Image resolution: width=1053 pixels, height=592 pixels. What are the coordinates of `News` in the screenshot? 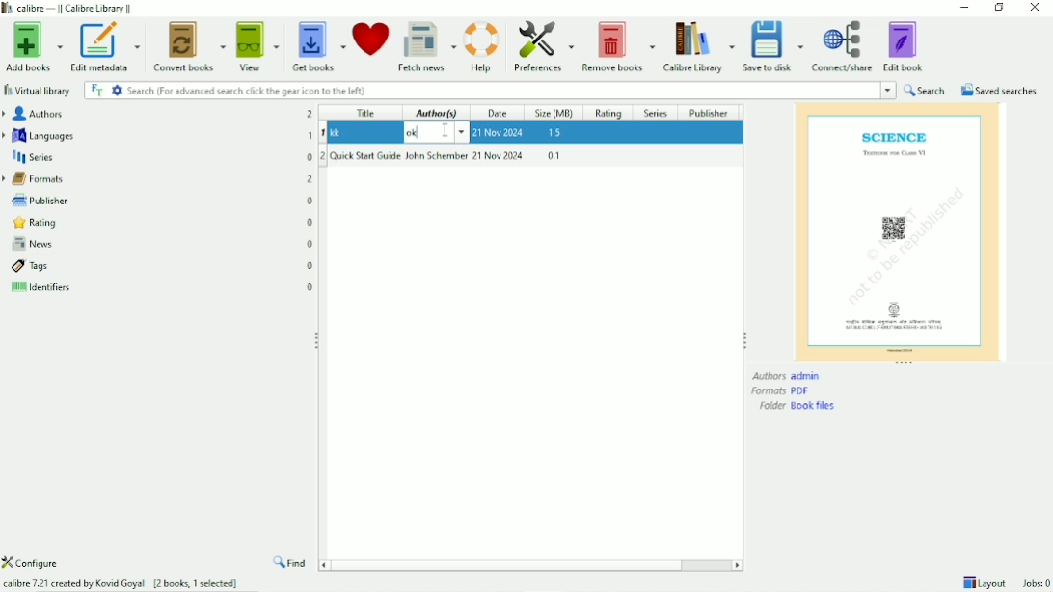 It's located at (160, 245).